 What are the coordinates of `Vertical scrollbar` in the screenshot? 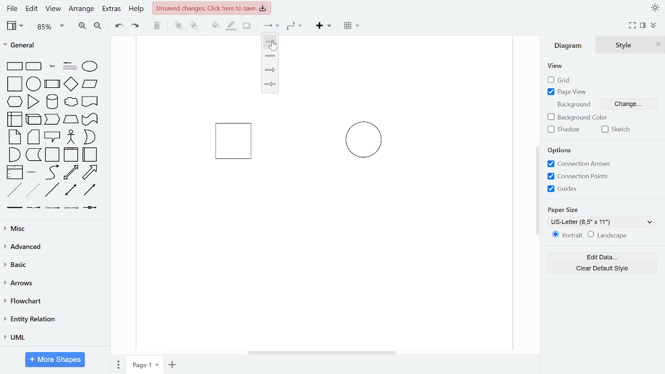 It's located at (539, 192).